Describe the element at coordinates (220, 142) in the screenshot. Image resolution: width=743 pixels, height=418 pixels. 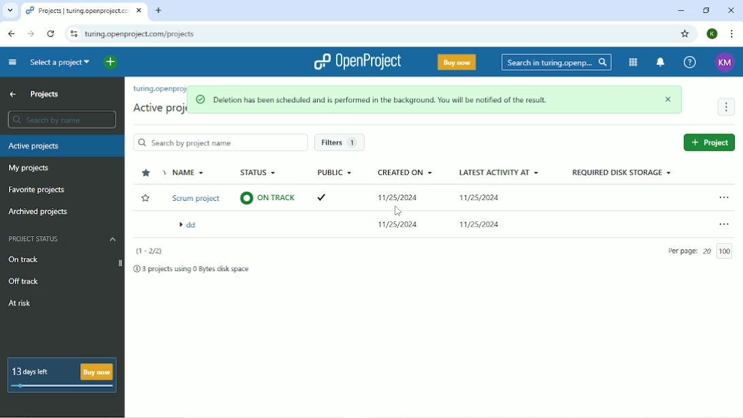
I see `Search by project name` at that location.